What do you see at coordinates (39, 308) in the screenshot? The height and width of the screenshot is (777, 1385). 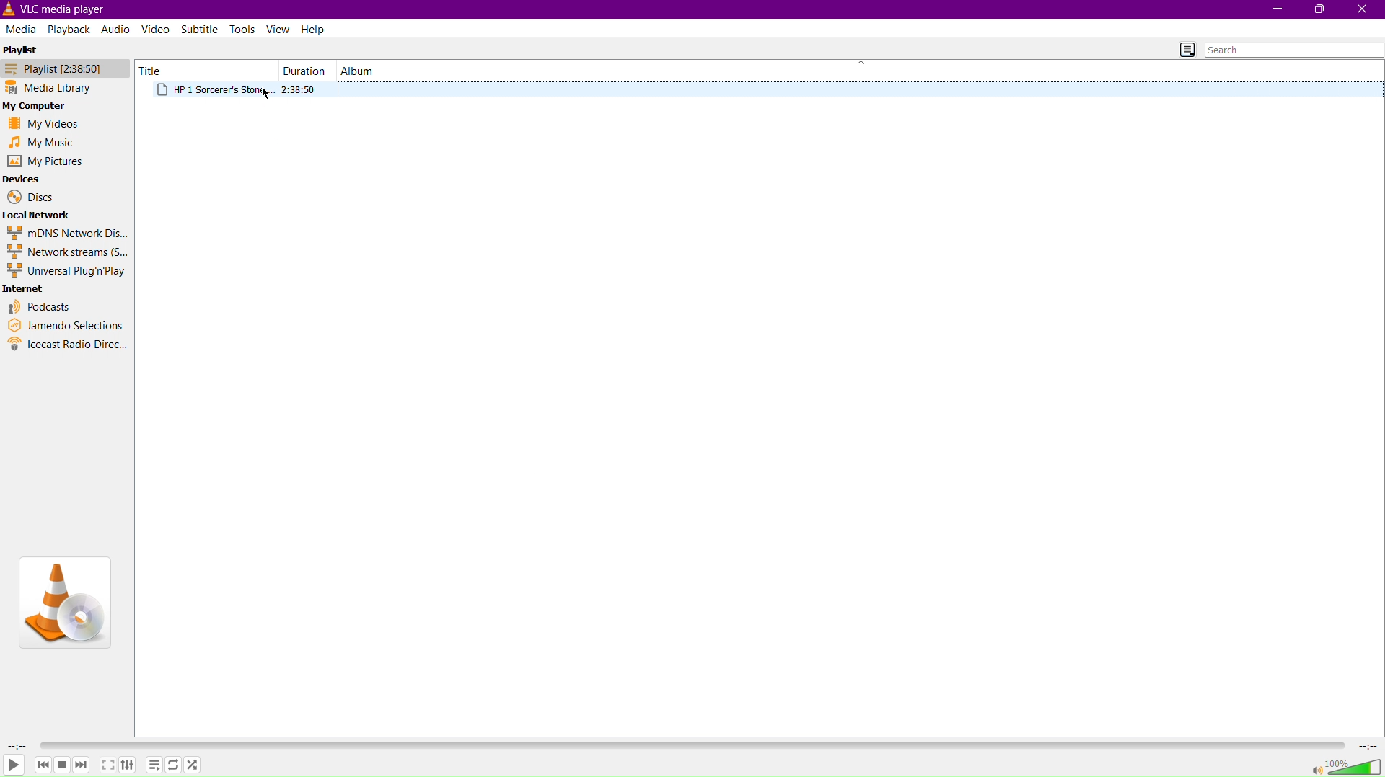 I see `Podcasts` at bounding box center [39, 308].